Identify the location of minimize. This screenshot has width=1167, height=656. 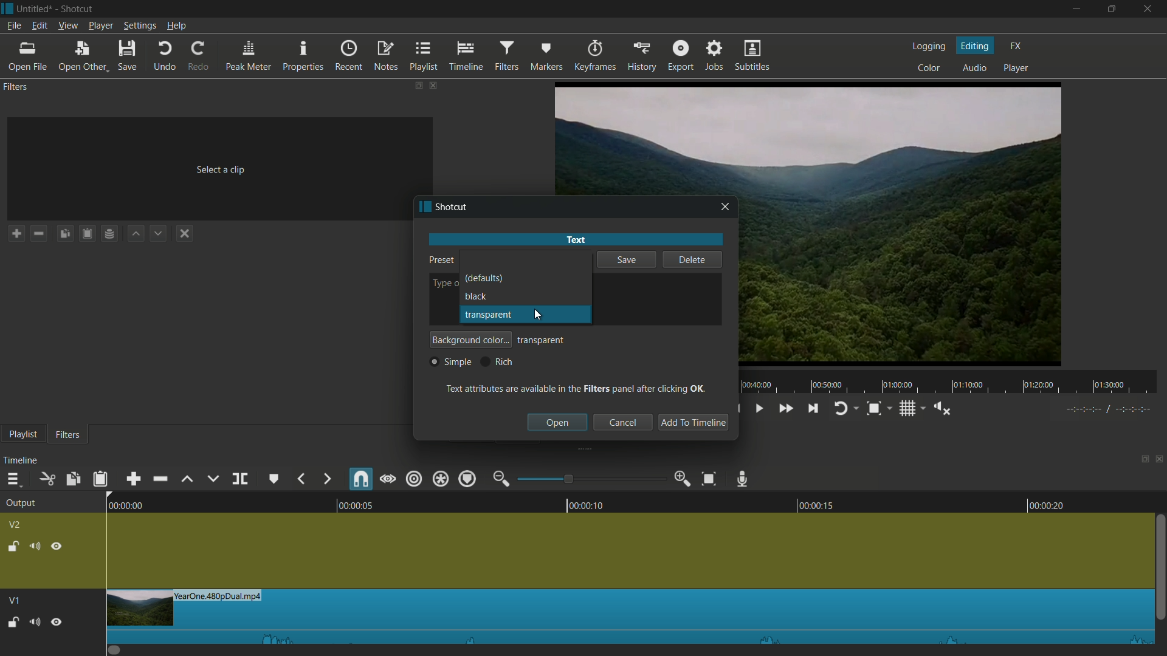
(1079, 9).